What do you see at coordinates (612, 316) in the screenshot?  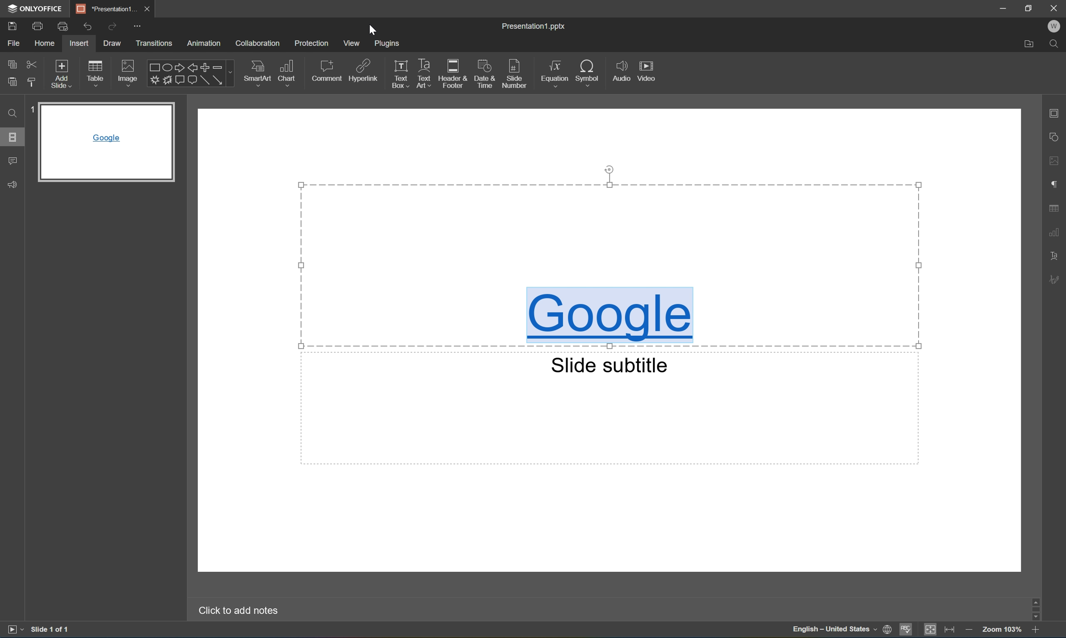 I see `Google Hyperlinked` at bounding box center [612, 316].